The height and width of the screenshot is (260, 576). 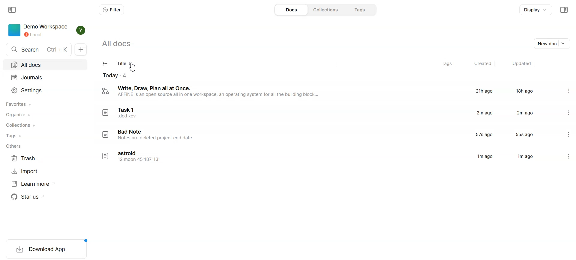 I want to click on Search Ctrl+K, so click(x=38, y=49).